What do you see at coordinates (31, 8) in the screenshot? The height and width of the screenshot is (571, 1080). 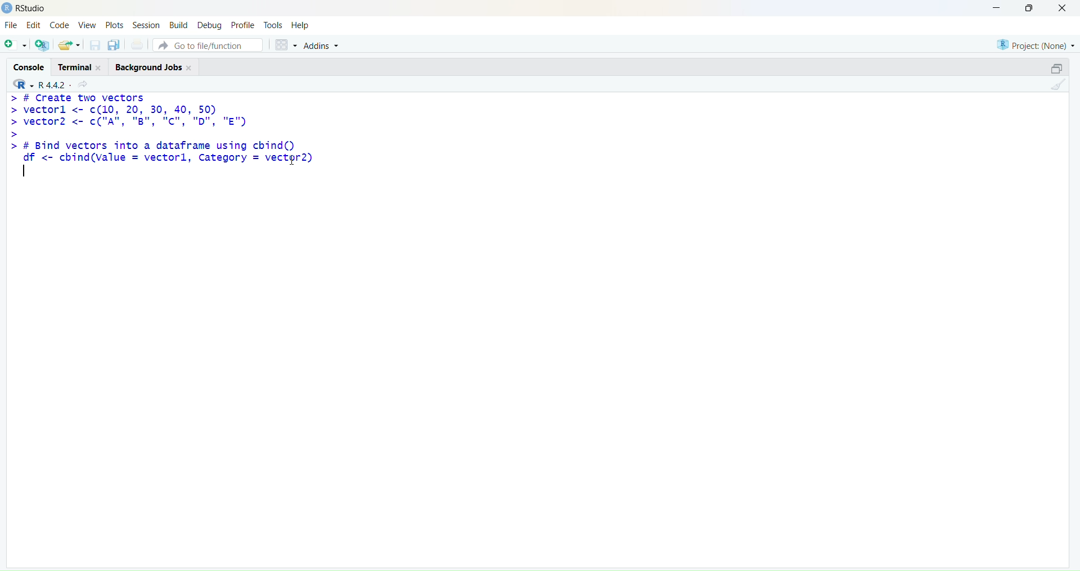 I see `RStudio` at bounding box center [31, 8].